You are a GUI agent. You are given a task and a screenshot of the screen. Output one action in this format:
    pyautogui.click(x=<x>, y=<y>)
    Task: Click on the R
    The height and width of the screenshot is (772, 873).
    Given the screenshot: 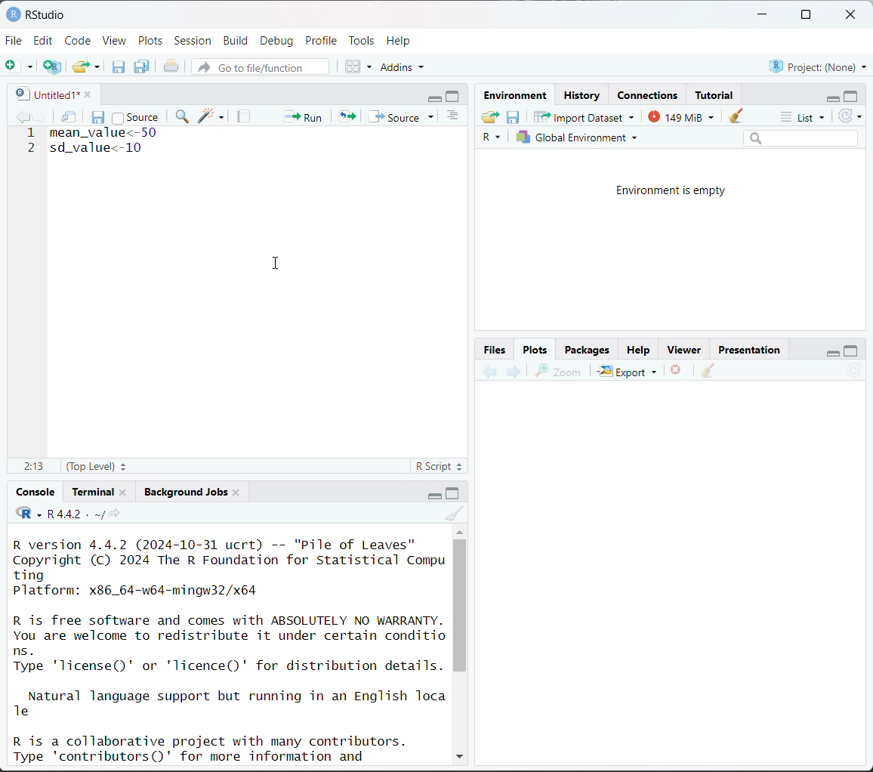 What is the action you would take?
    pyautogui.click(x=494, y=138)
    